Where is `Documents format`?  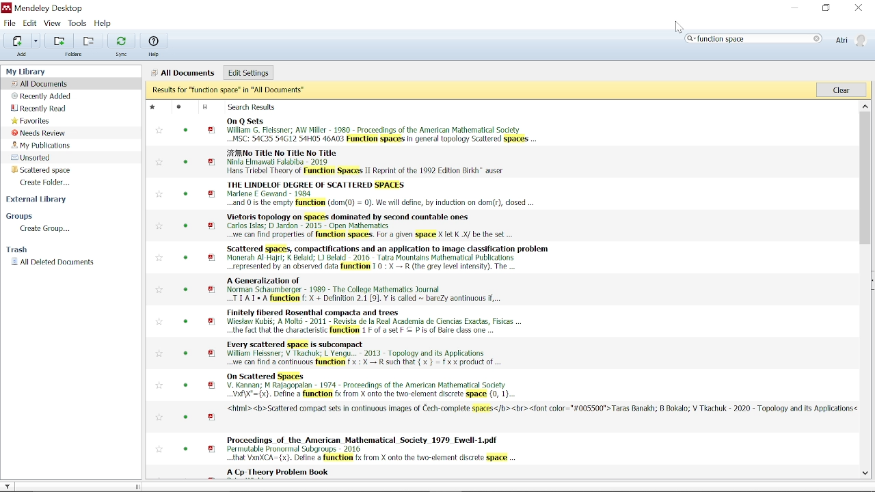
Documents format is located at coordinates (206, 107).